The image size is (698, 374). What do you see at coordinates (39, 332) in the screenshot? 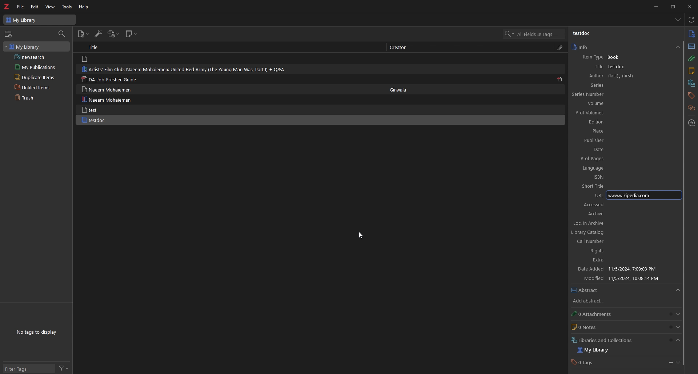
I see `No tags to display` at bounding box center [39, 332].